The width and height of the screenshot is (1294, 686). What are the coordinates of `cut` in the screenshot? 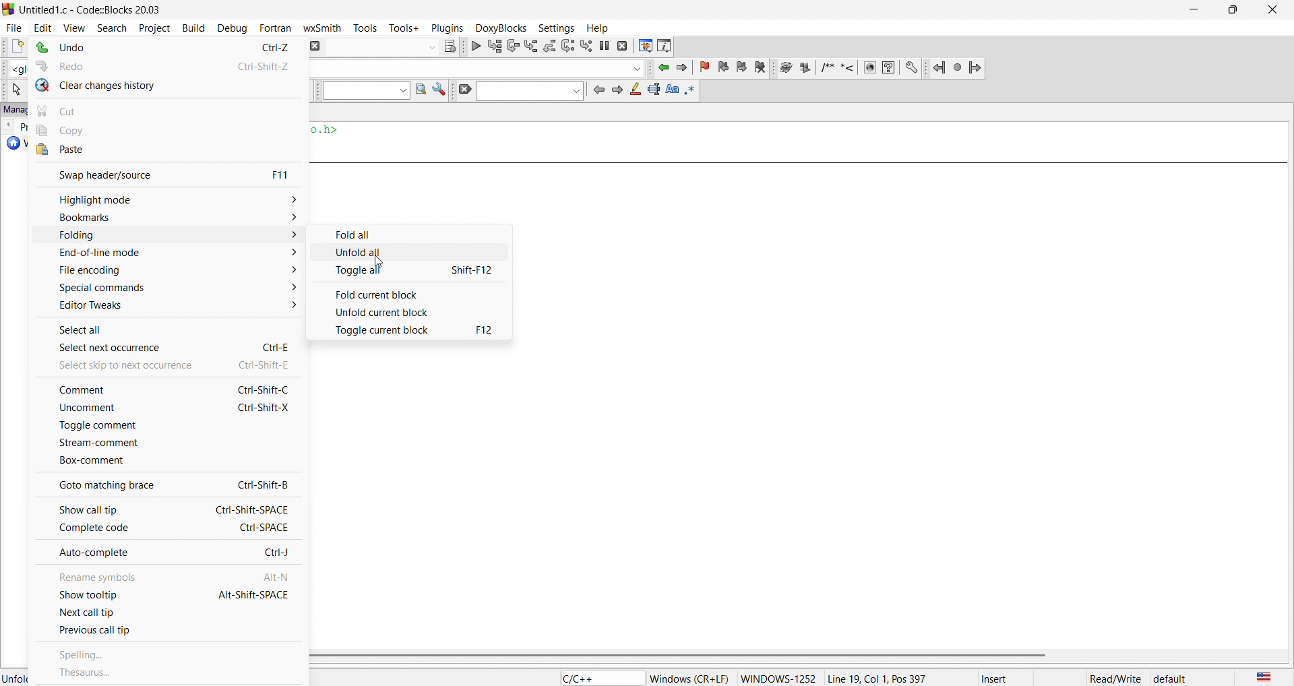 It's located at (169, 108).